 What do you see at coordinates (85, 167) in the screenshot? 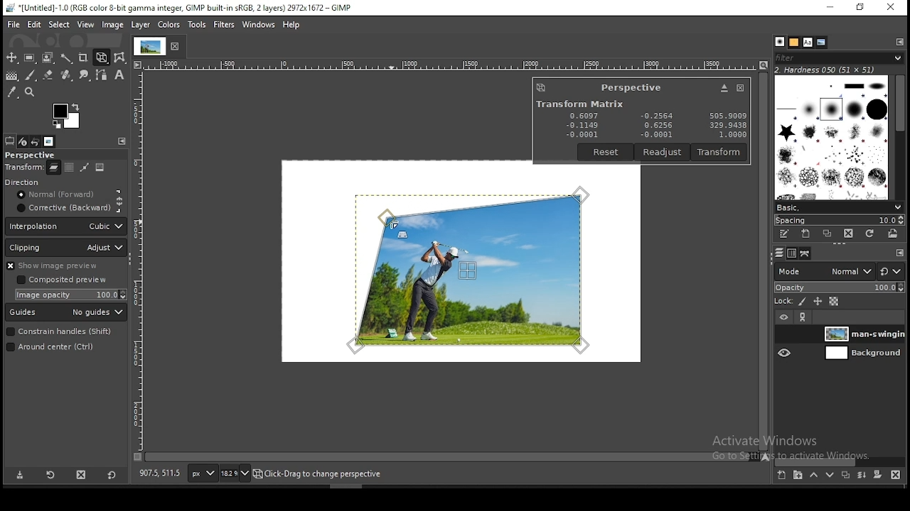
I see `selection` at bounding box center [85, 167].